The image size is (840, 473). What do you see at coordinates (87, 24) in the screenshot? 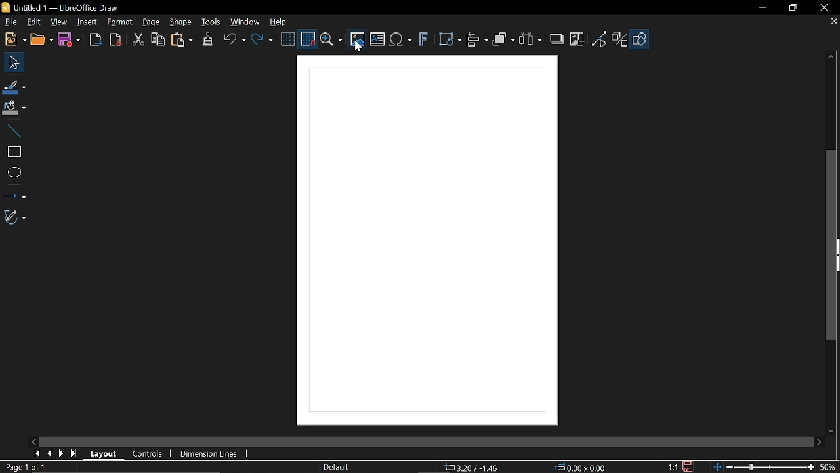
I see `Insert` at bounding box center [87, 24].